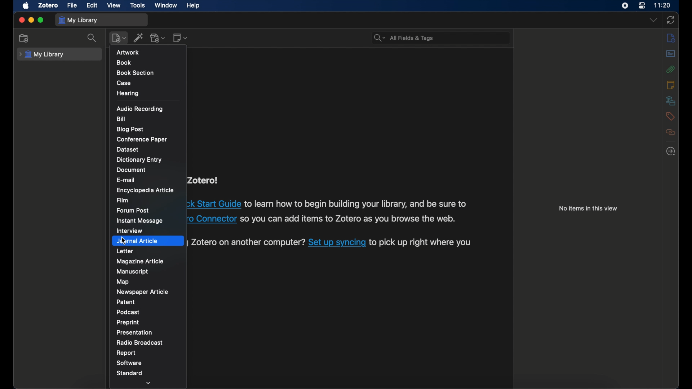 The height and width of the screenshot is (389, 692). Describe the element at coordinates (126, 353) in the screenshot. I see `report` at that location.